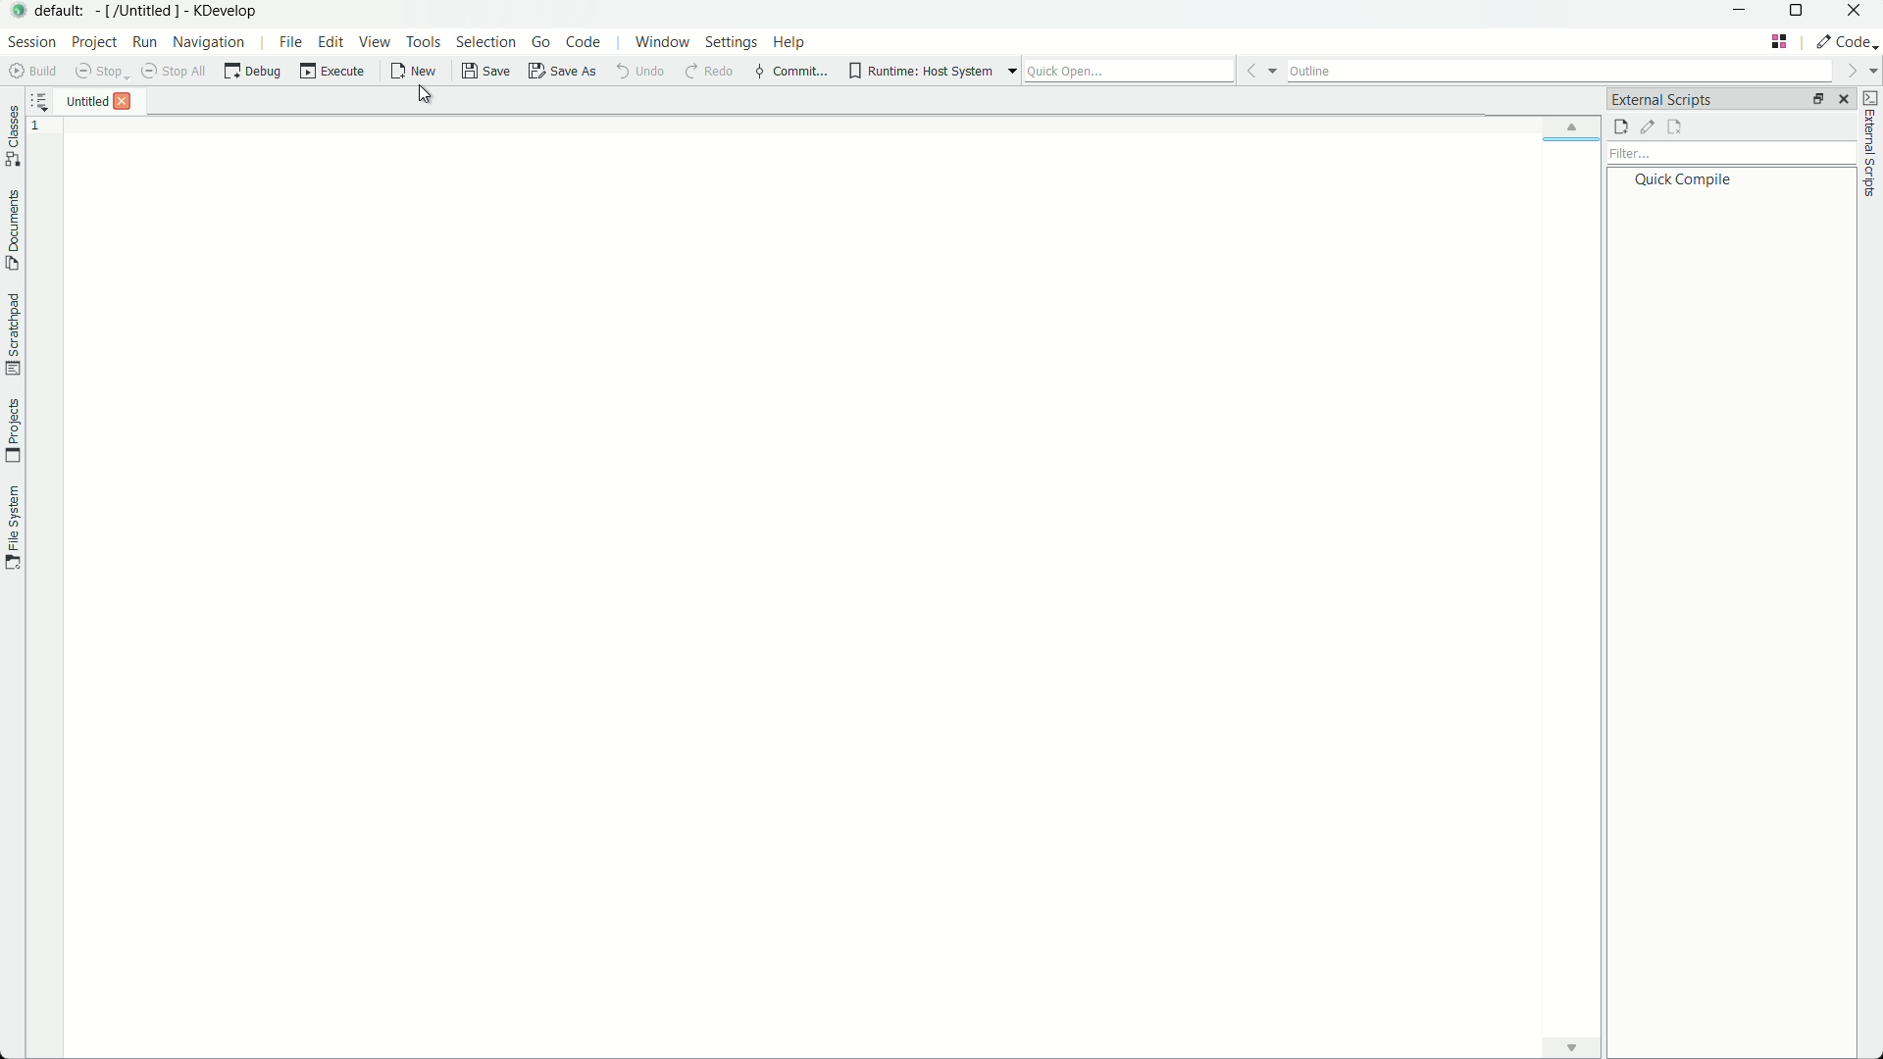  Describe the element at coordinates (227, 11) in the screenshot. I see `kdevelop` at that location.